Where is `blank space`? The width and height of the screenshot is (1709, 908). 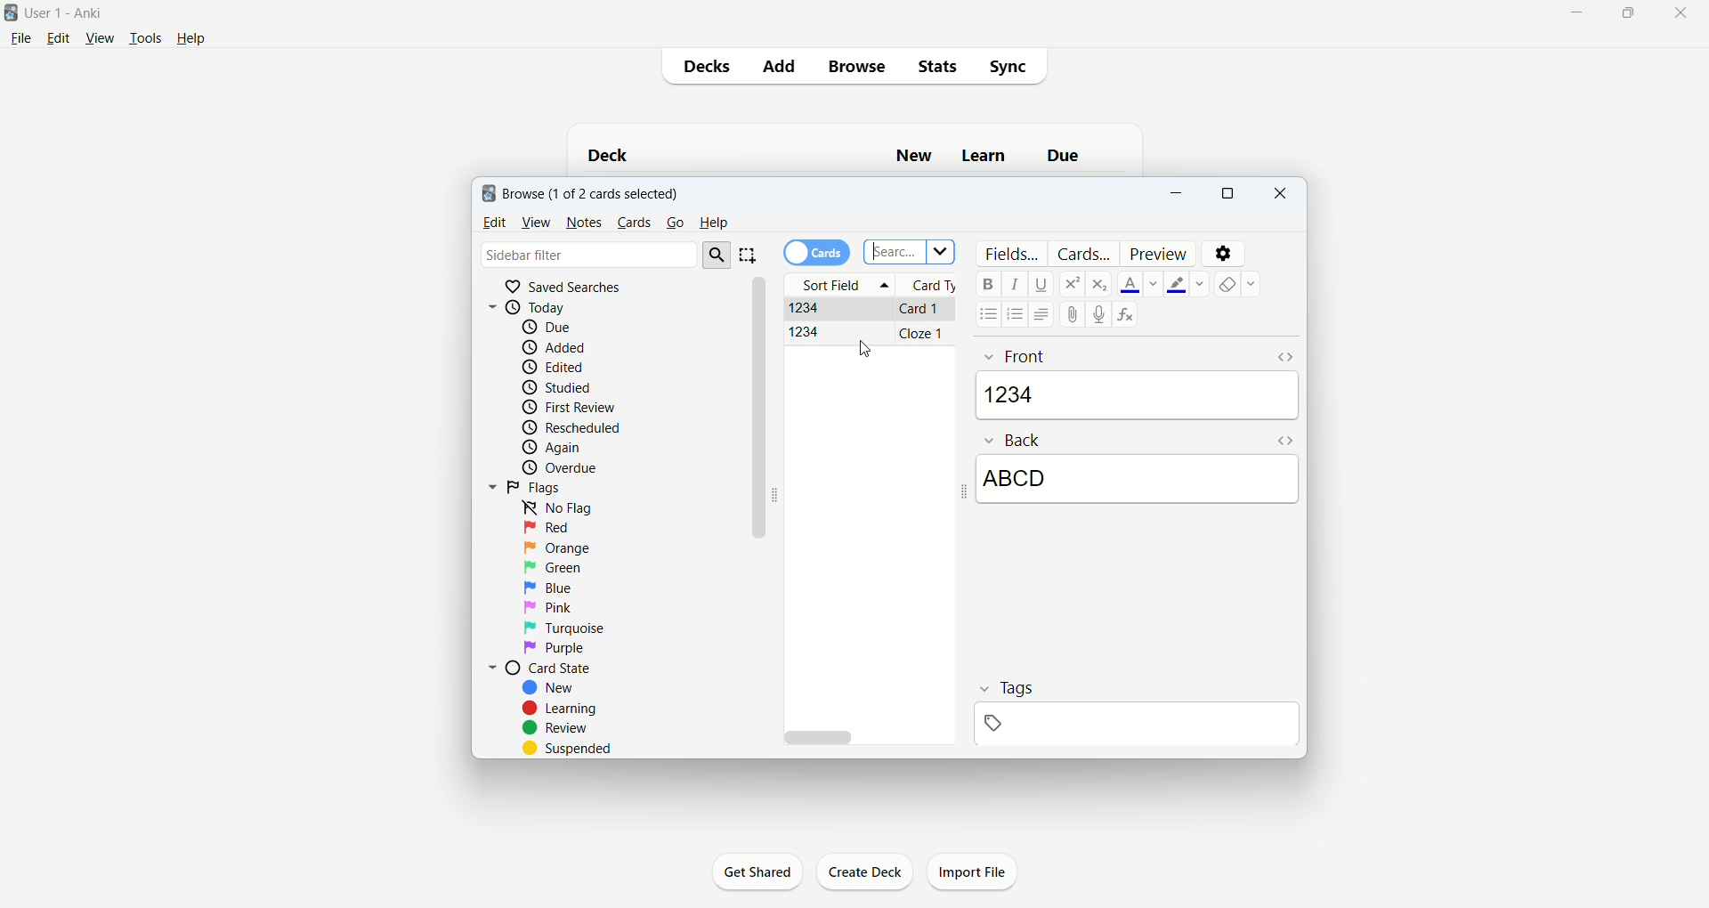 blank space is located at coordinates (1134, 726).